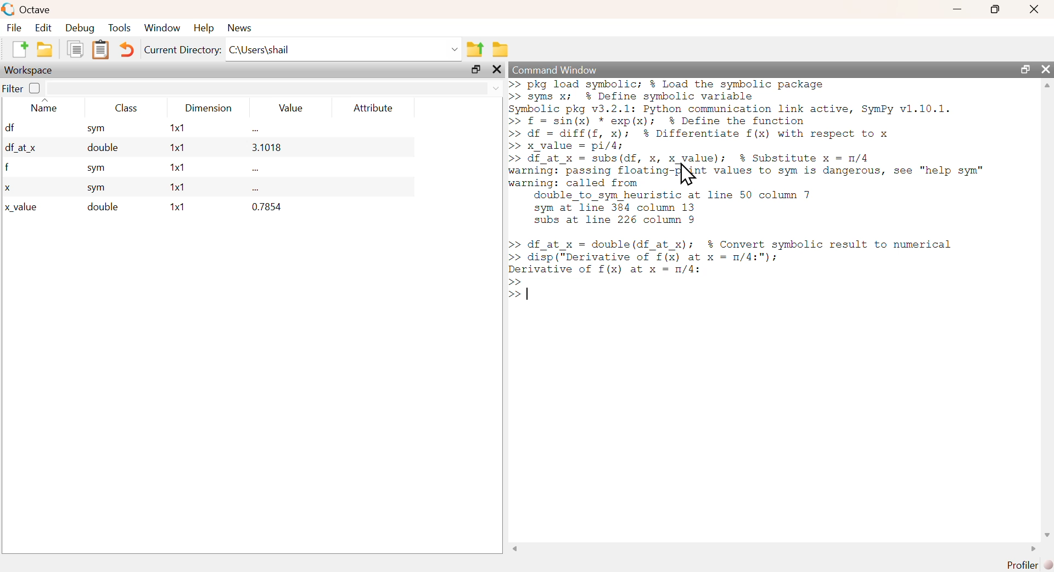 The image size is (1054, 572). I want to click on Paste, so click(101, 50).